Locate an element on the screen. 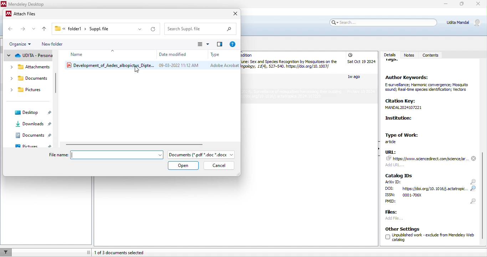 The width and height of the screenshot is (487, 257). added date is located at coordinates (361, 74).